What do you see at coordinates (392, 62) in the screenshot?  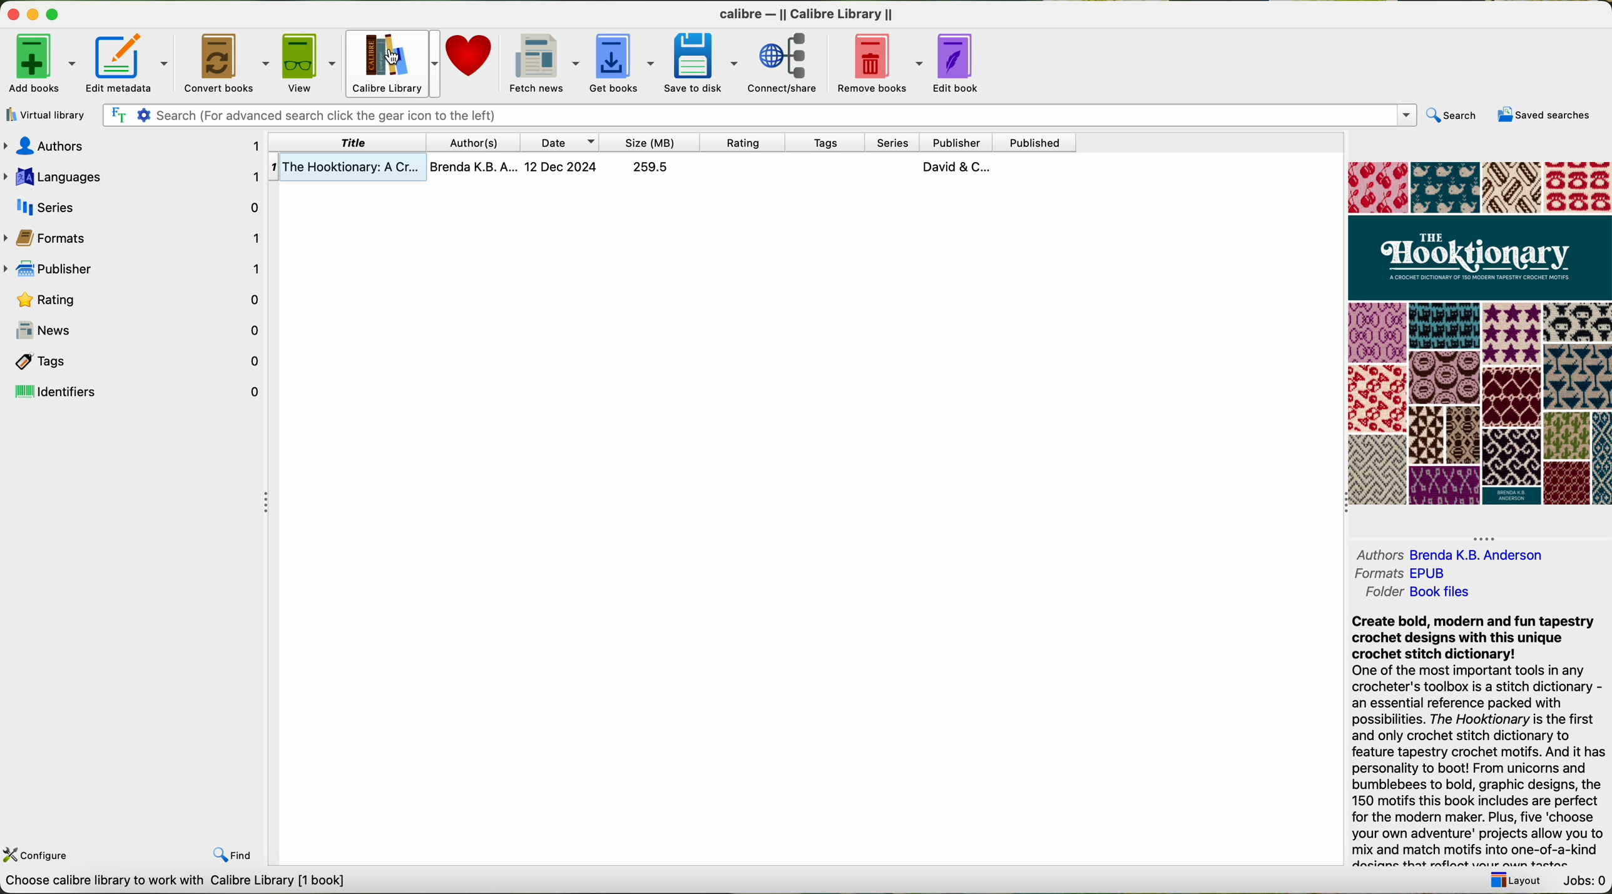 I see `Calibre library` at bounding box center [392, 62].